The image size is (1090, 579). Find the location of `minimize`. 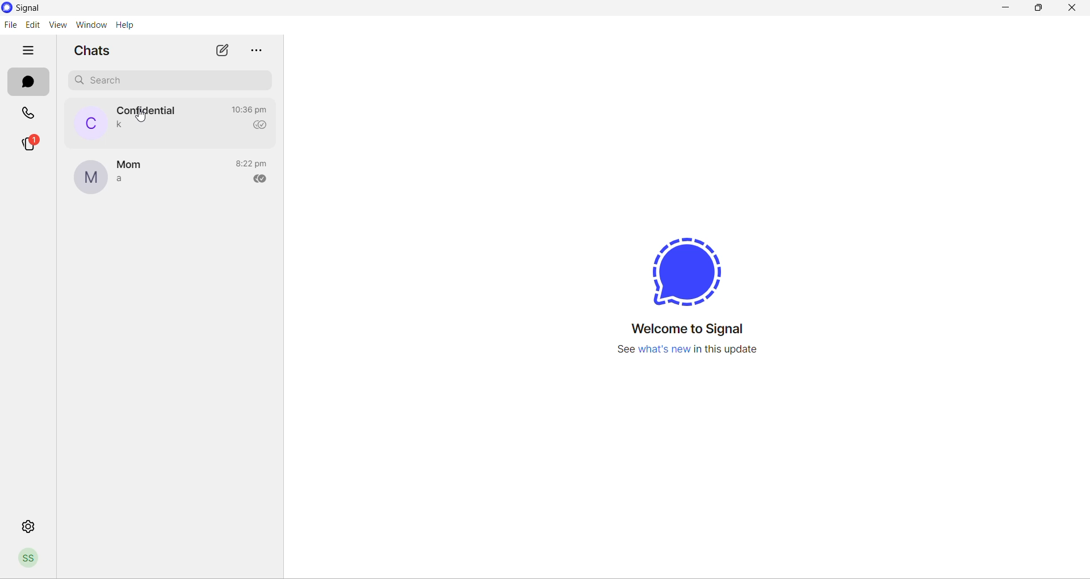

minimize is located at coordinates (1002, 8).